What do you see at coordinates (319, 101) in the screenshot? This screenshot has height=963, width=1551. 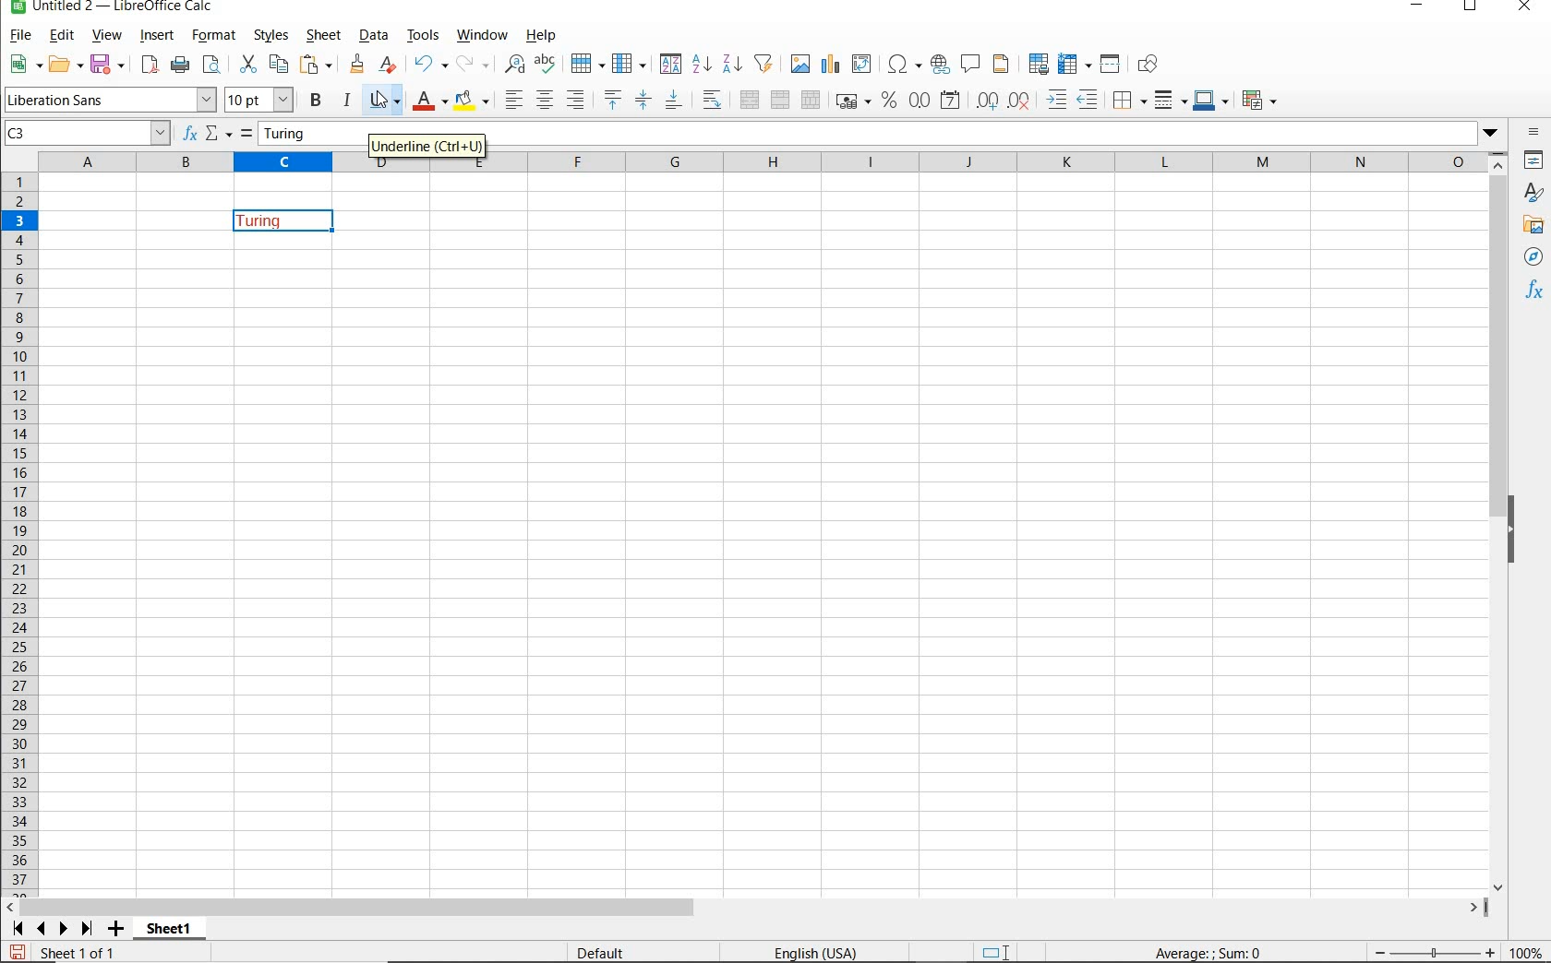 I see `BOLD` at bounding box center [319, 101].